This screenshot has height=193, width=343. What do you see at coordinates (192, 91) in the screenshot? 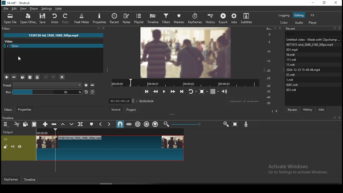
I see `toggle player looping` at bounding box center [192, 91].